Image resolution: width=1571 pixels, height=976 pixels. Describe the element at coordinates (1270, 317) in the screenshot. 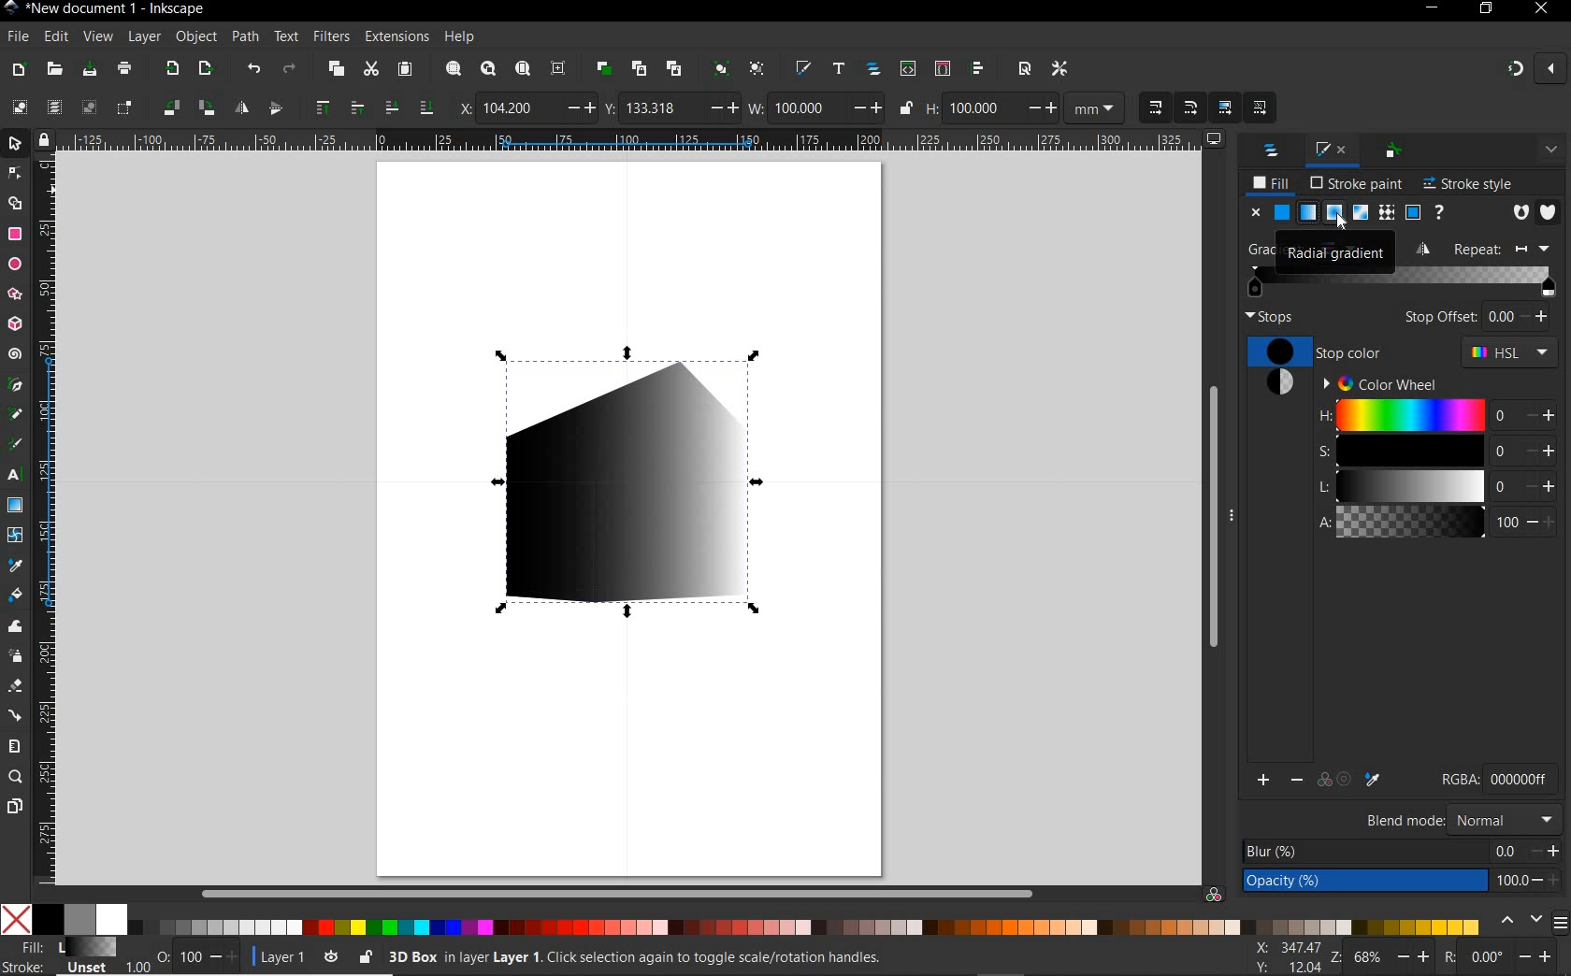

I see `stops` at that location.